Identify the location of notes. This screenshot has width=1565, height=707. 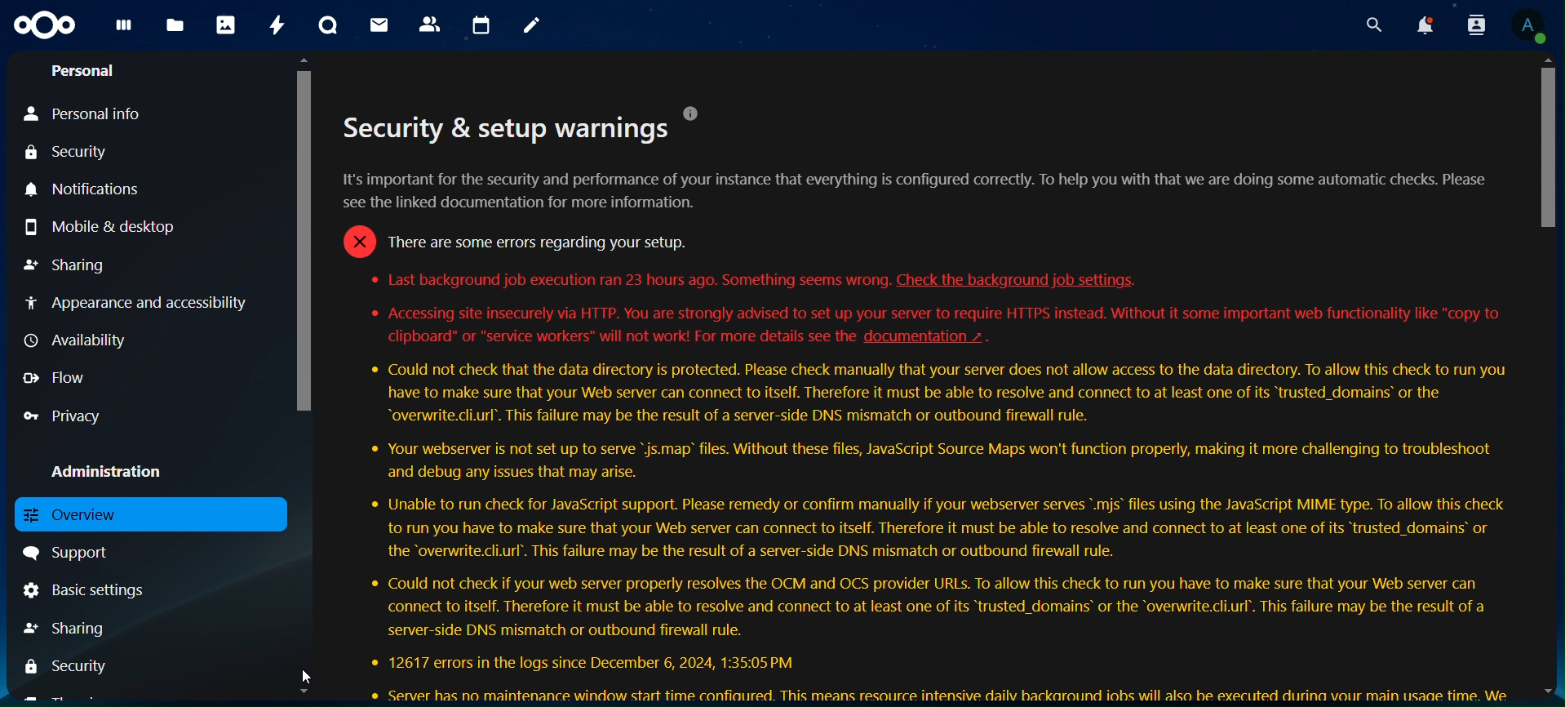
(530, 24).